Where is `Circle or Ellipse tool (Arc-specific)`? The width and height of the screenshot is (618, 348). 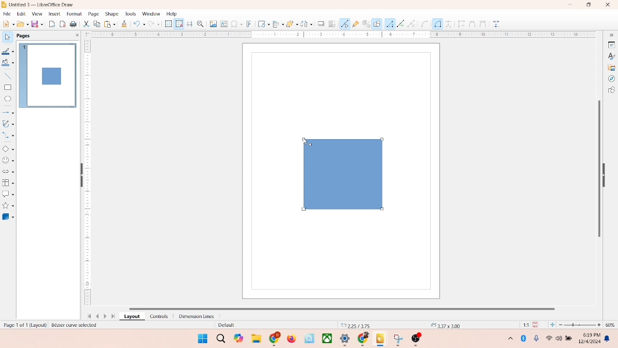 Circle or Ellipse tool (Arc-specific) is located at coordinates (425, 24).